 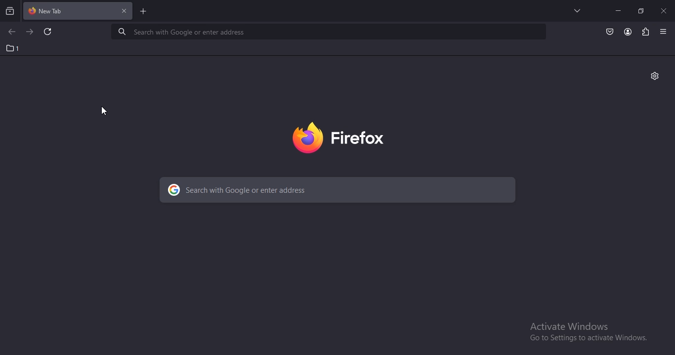 I want to click on search tabs, so click(x=10, y=11).